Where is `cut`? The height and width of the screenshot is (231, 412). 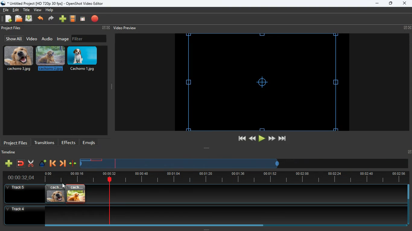
cut is located at coordinates (31, 163).